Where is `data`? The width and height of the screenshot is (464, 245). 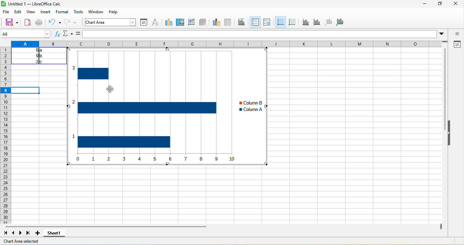
data is located at coordinates (110, 12).